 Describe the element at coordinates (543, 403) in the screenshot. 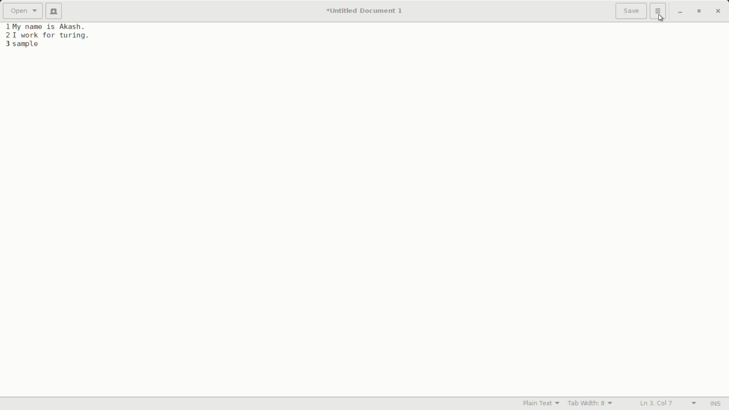

I see `plain text` at that location.